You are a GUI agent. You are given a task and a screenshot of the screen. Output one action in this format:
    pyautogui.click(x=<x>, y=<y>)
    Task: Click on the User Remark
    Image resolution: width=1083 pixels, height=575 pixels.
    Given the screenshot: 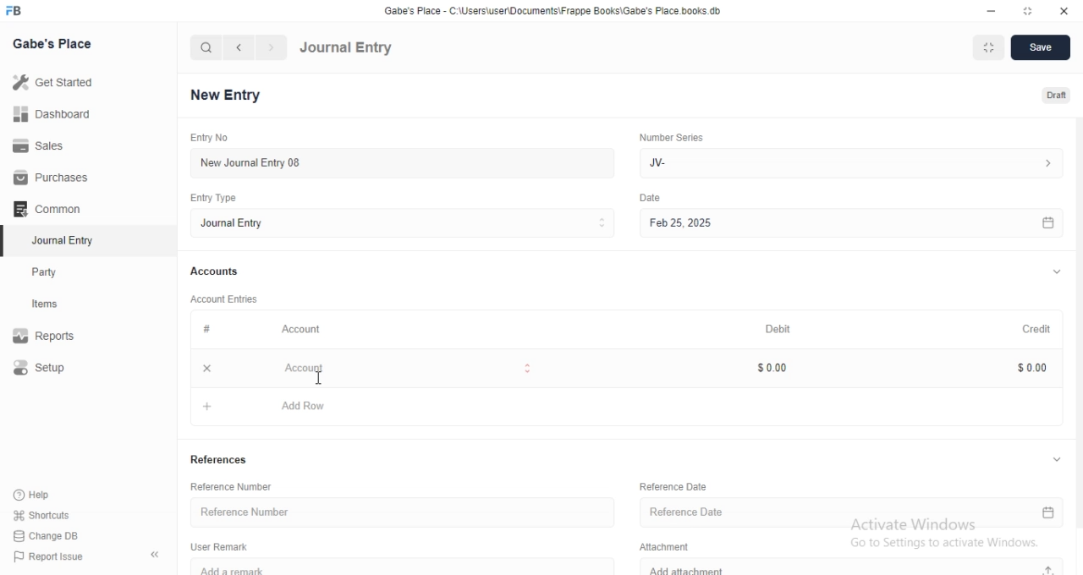 What is the action you would take?
    pyautogui.click(x=219, y=546)
    